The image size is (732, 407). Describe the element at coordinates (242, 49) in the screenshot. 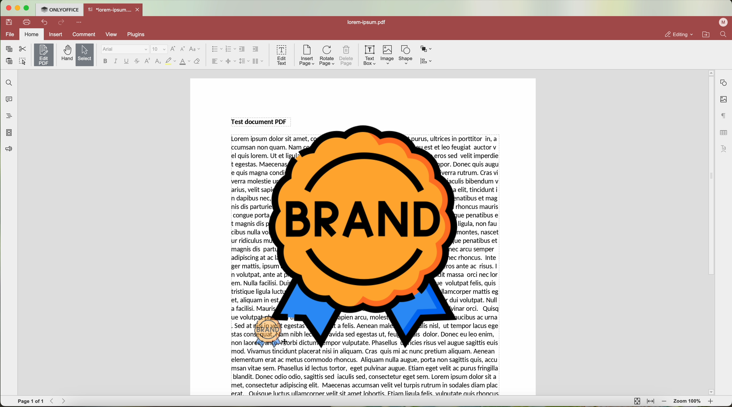

I see `decrease indent` at that location.